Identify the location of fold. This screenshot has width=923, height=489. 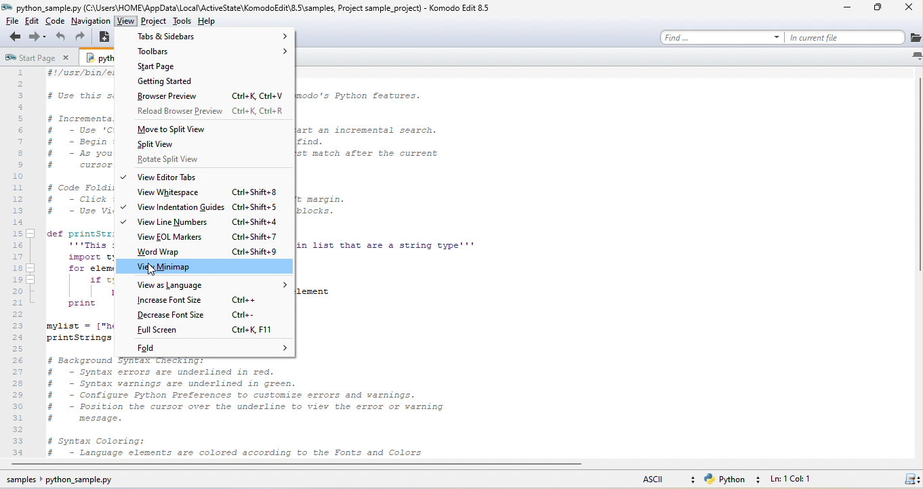
(210, 350).